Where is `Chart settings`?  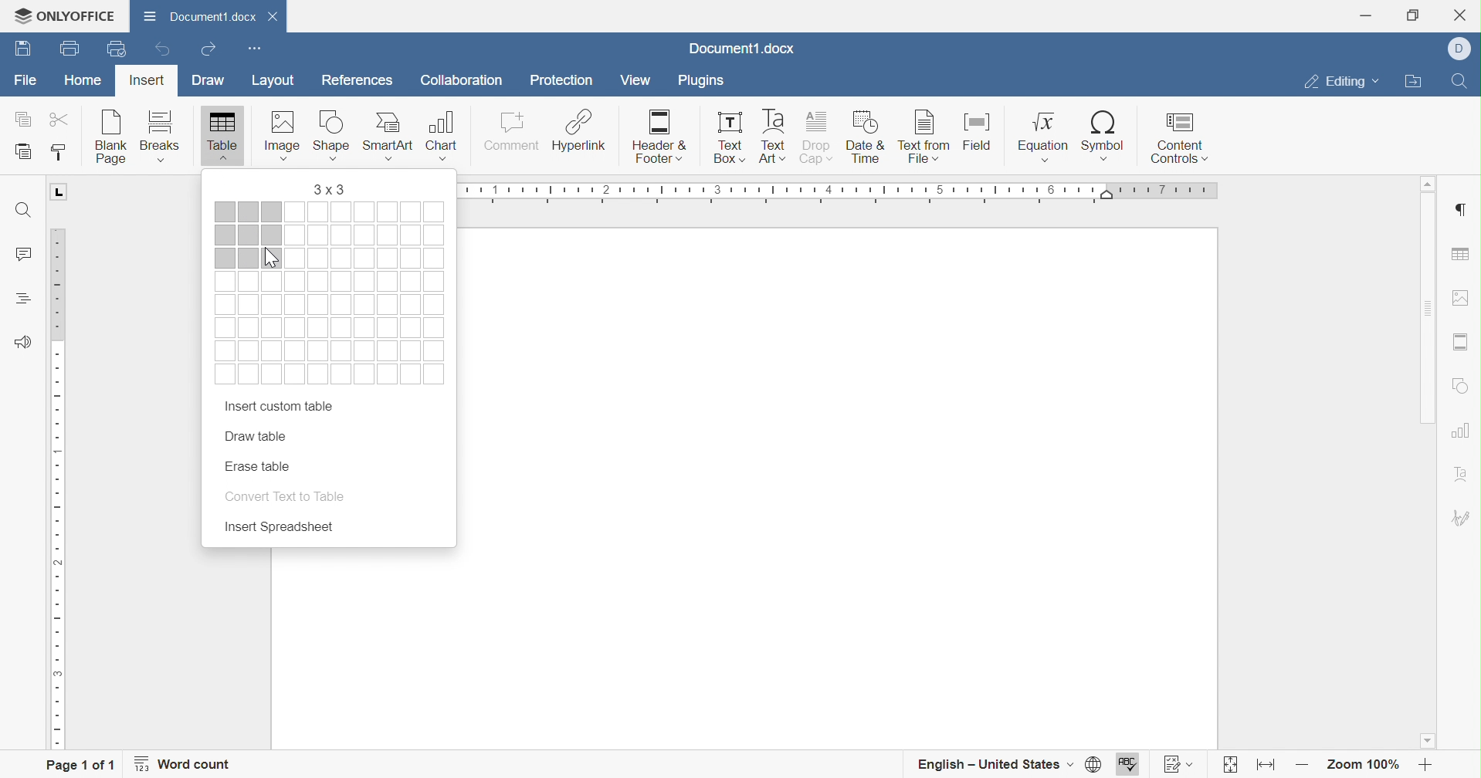
Chart settings is located at coordinates (1459, 430).